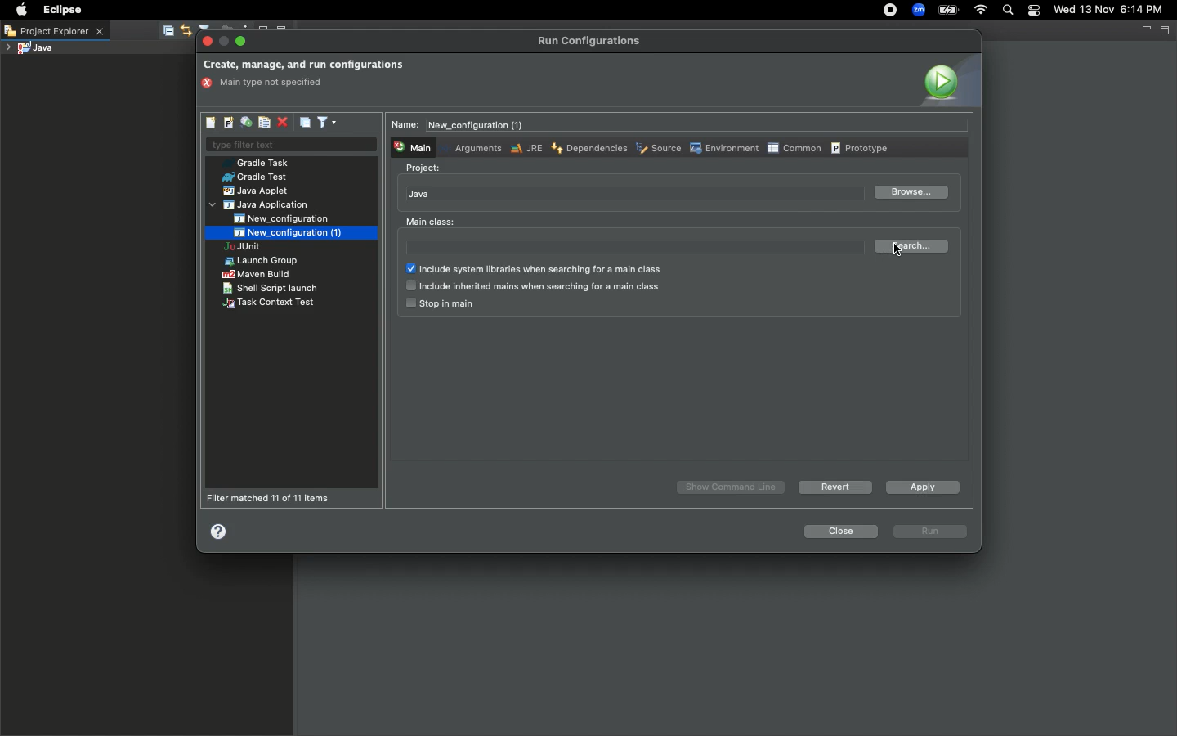  Describe the element at coordinates (1007, 11) in the screenshot. I see `Search` at that location.